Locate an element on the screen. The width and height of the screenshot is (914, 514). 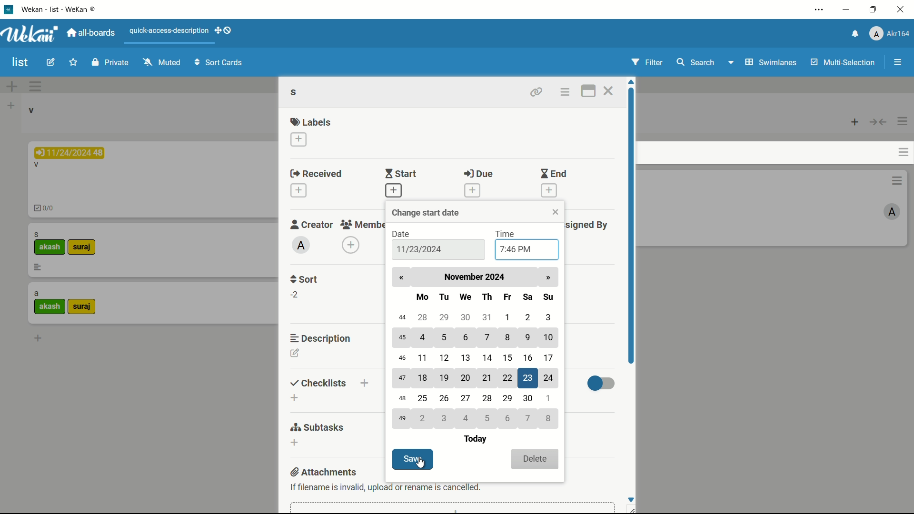
star this board is located at coordinates (73, 62).